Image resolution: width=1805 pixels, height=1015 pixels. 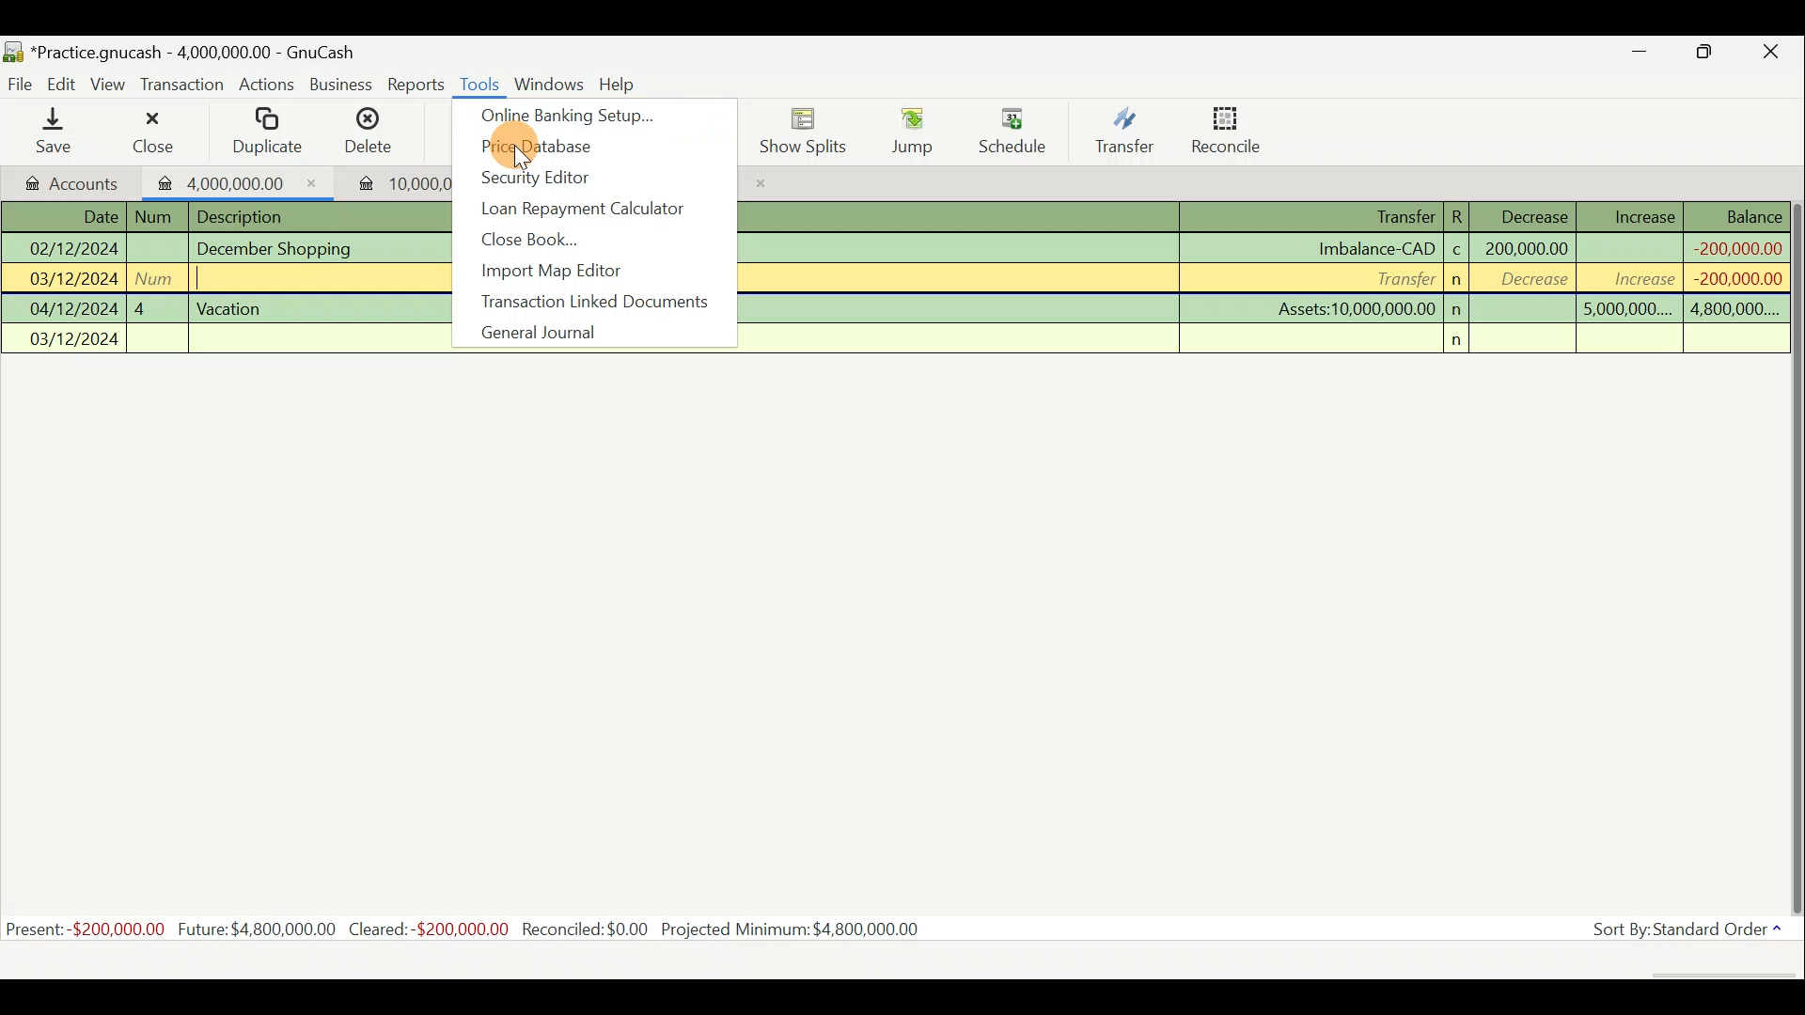 I want to click on -200,000,000, so click(x=1734, y=246).